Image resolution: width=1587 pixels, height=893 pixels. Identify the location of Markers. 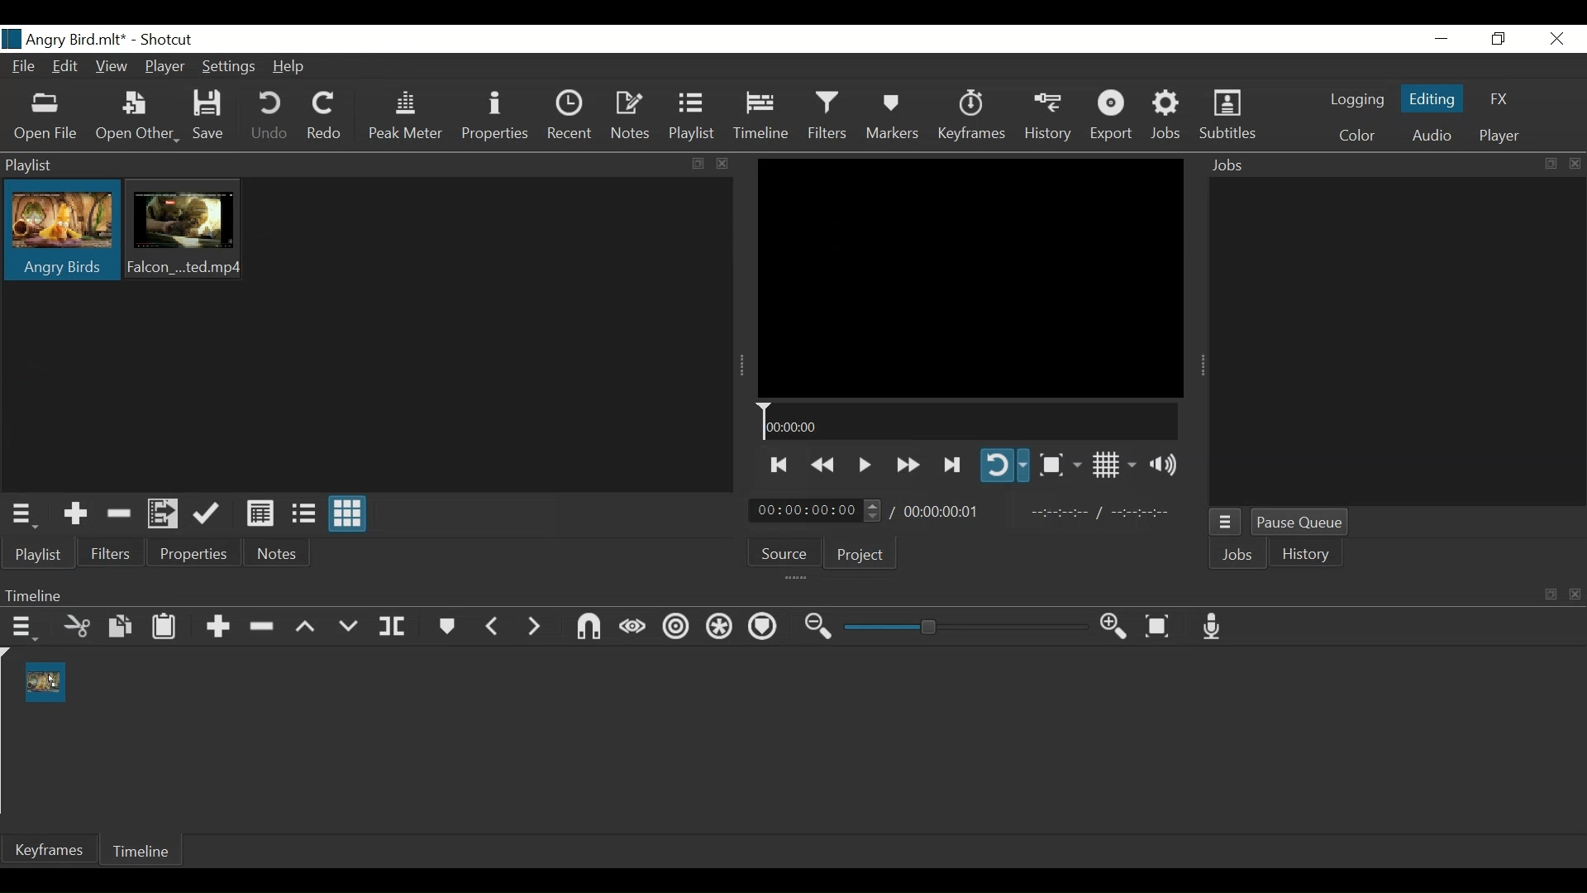
(891, 117).